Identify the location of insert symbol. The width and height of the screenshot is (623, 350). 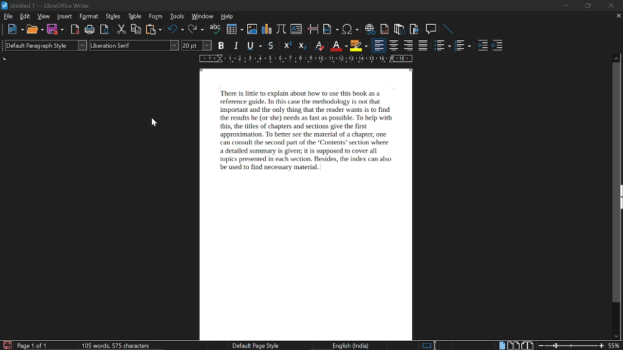
(351, 29).